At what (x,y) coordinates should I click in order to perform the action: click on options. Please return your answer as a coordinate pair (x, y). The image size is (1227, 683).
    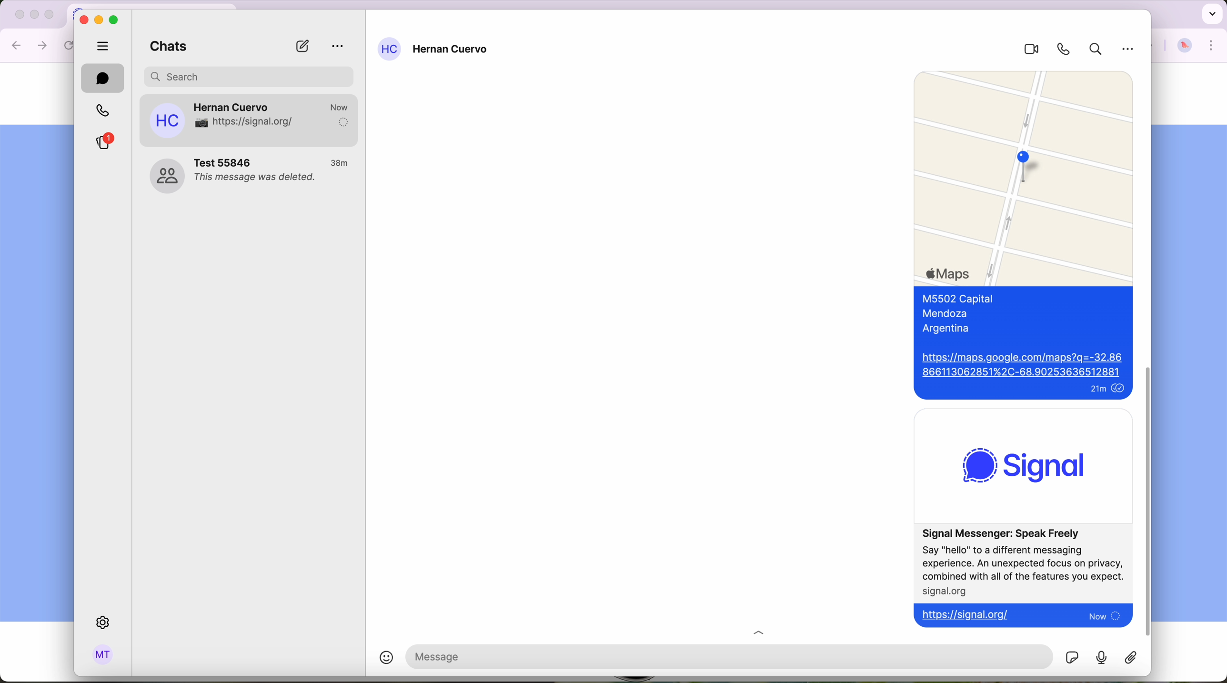
    Looking at the image, I should click on (338, 47).